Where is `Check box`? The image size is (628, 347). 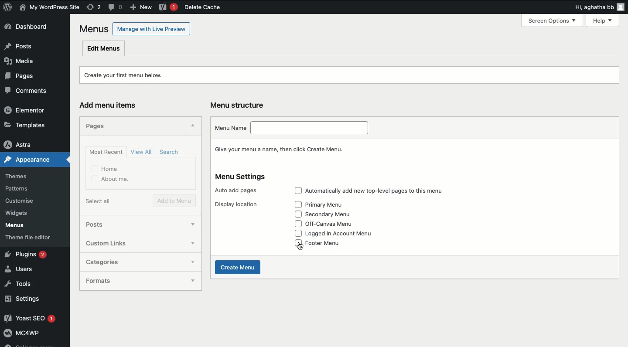 Check box is located at coordinates (297, 191).